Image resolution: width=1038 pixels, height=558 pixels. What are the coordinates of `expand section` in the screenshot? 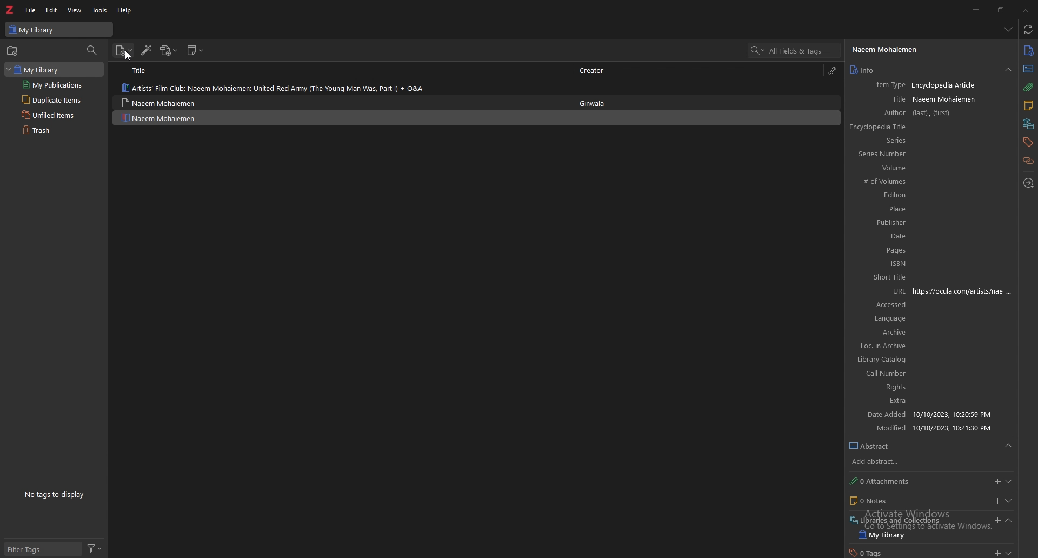 It's located at (1018, 552).